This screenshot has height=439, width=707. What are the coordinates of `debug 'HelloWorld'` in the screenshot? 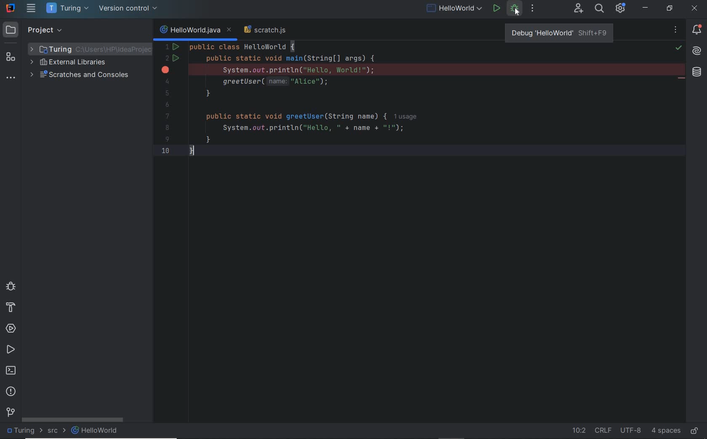 It's located at (559, 32).